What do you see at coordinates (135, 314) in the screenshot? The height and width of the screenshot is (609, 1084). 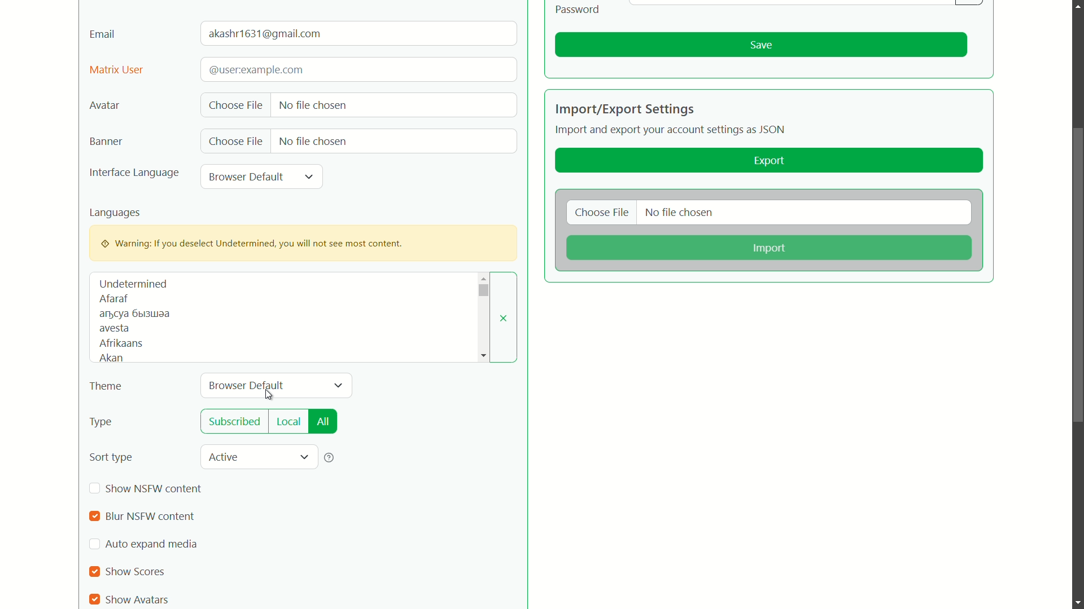 I see `text` at bounding box center [135, 314].